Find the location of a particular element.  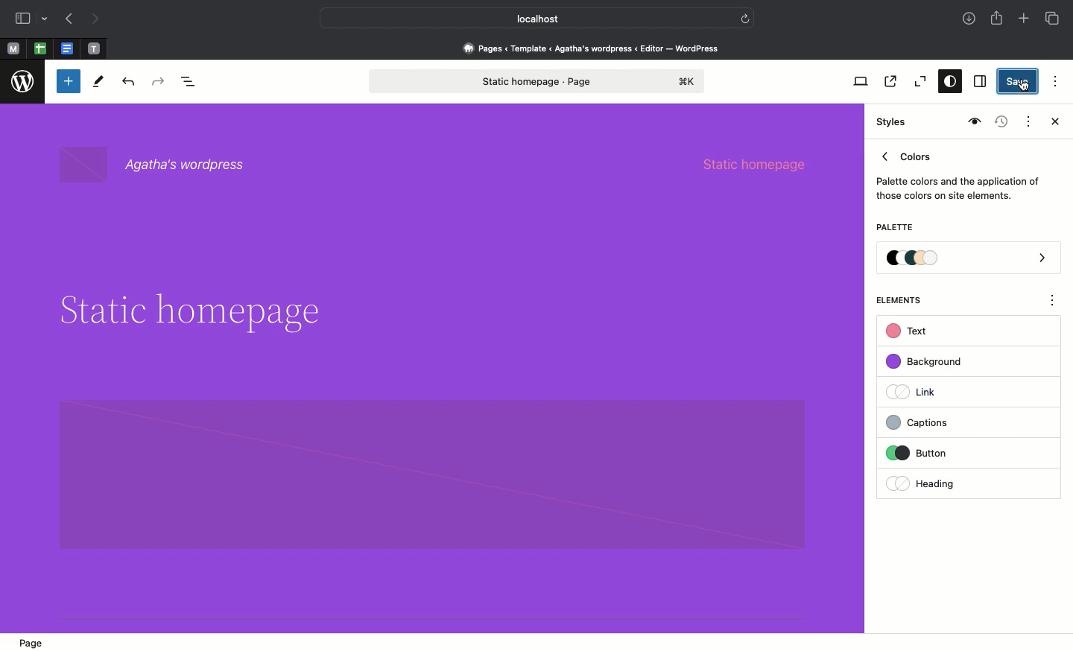

Link is located at coordinates (917, 391).